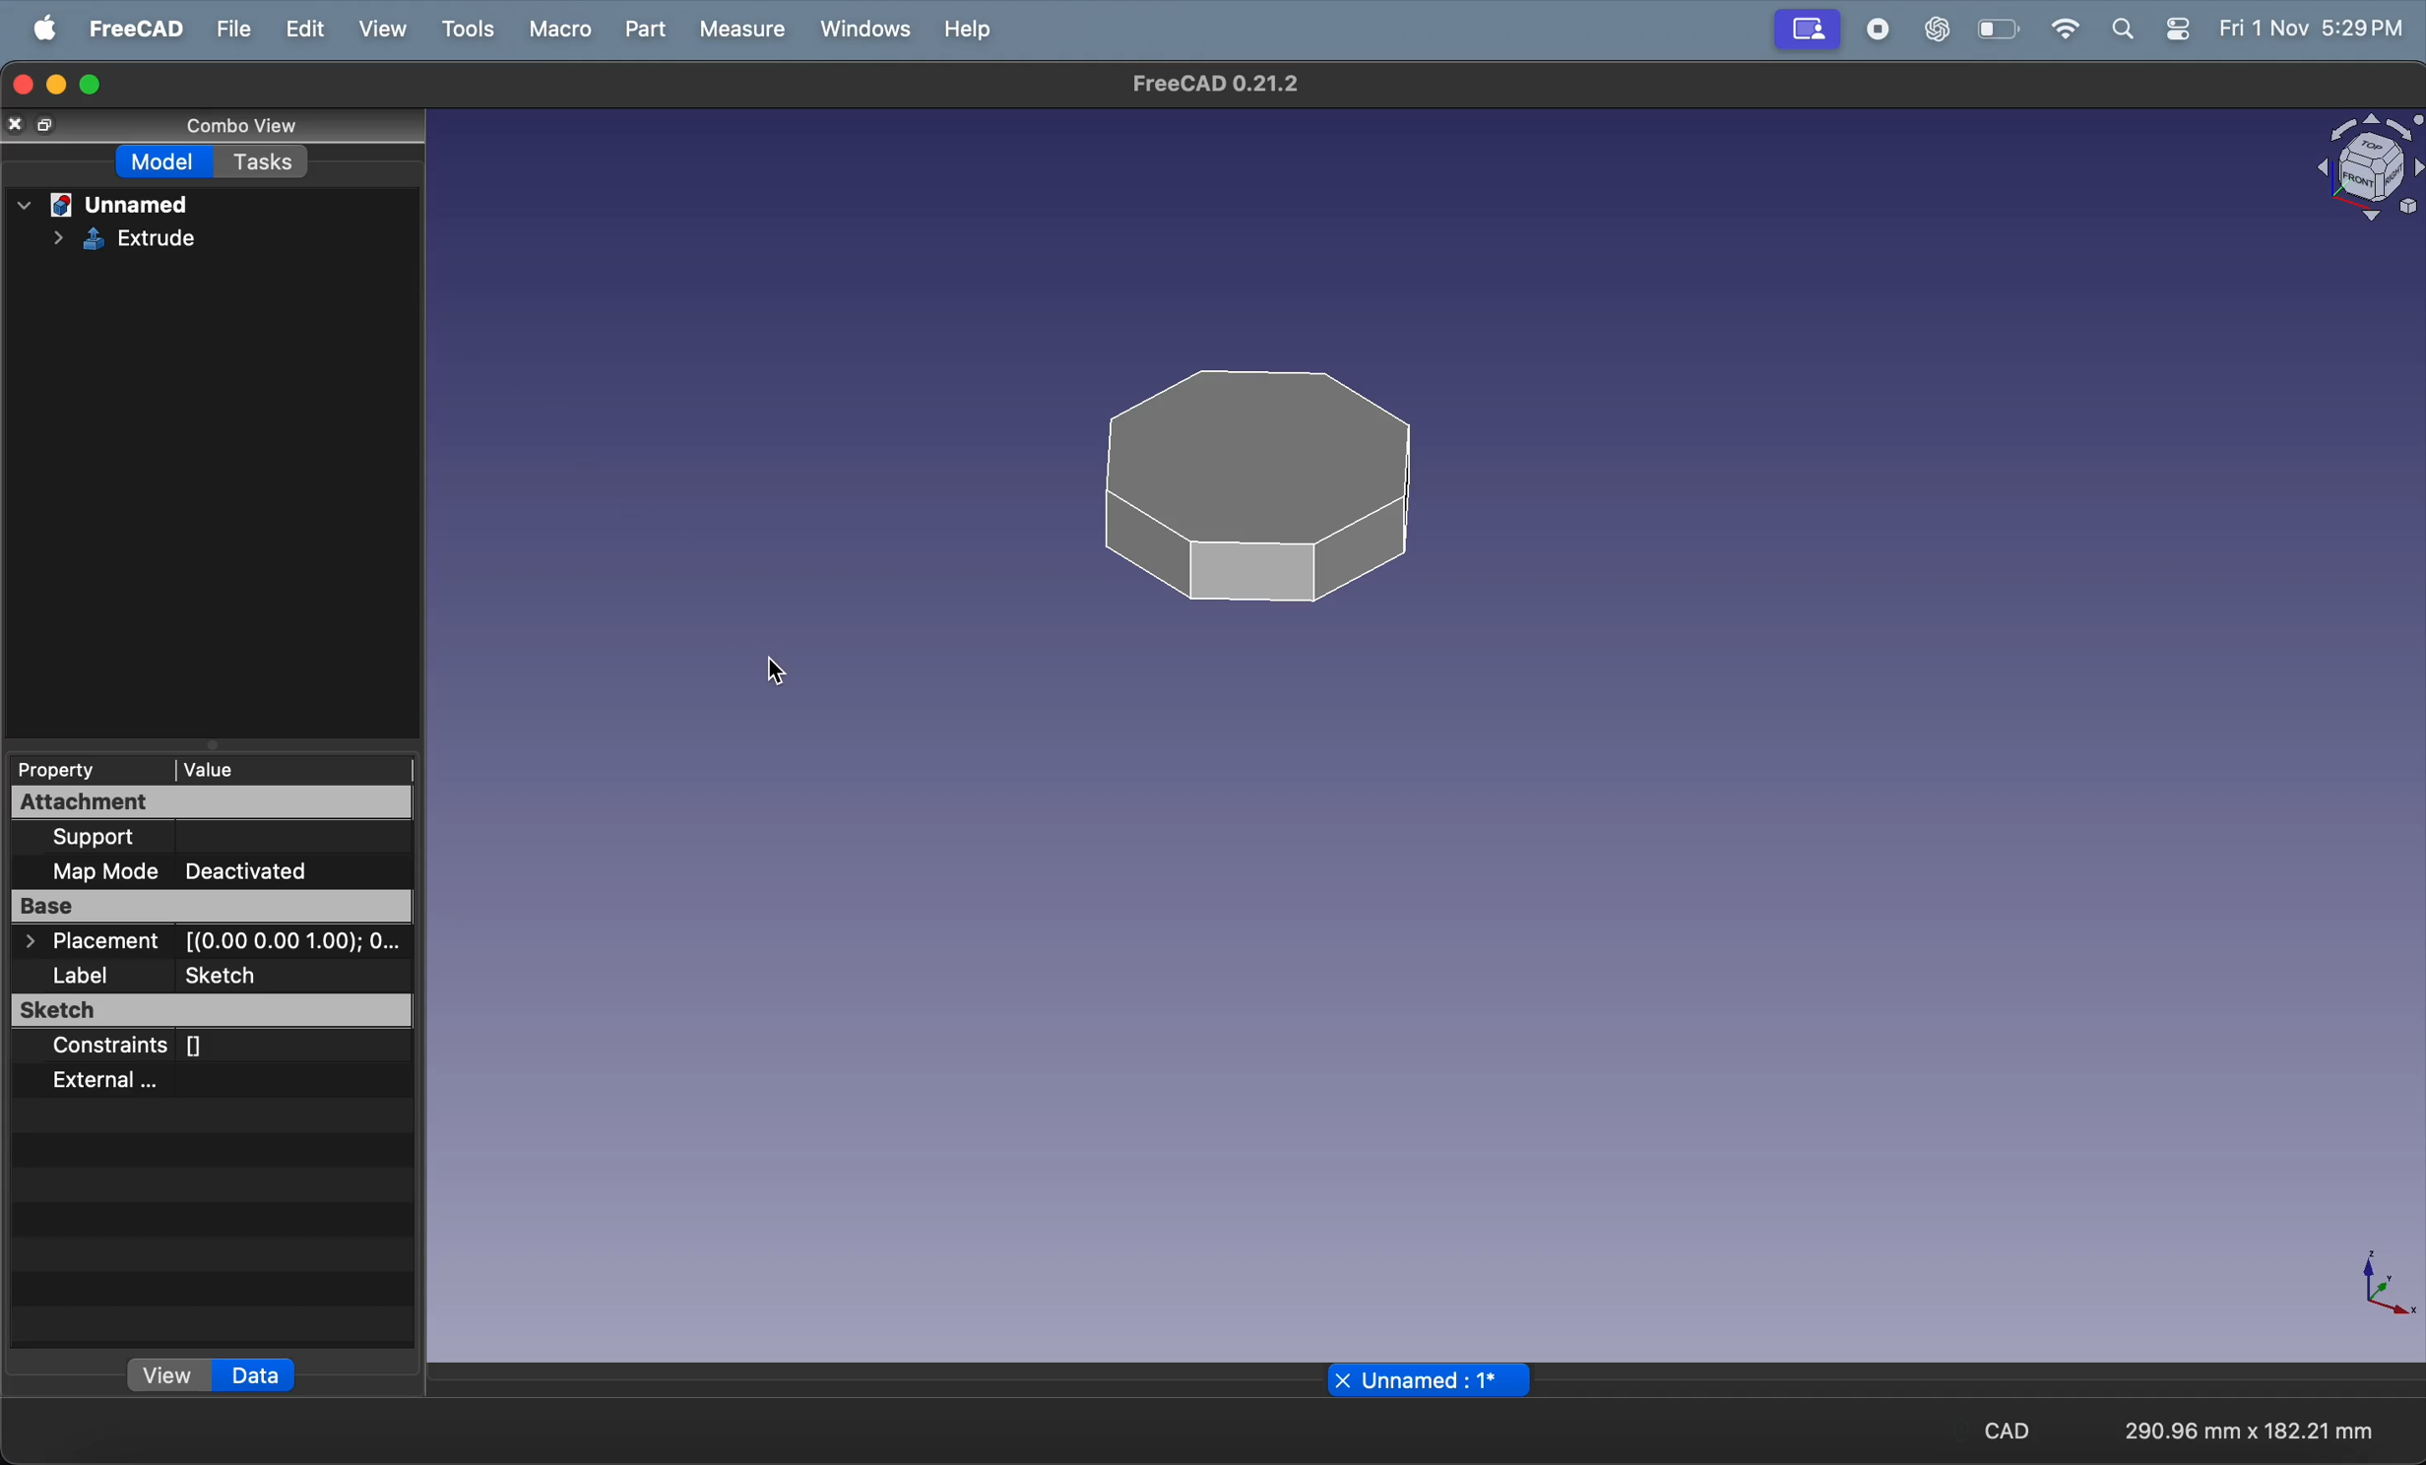 The height and width of the screenshot is (1465, 2426). I want to click on windows, so click(861, 27).